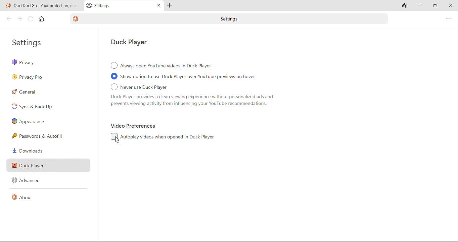  What do you see at coordinates (42, 6) in the screenshot?
I see `DuckDuckkGo-Your protection` at bounding box center [42, 6].